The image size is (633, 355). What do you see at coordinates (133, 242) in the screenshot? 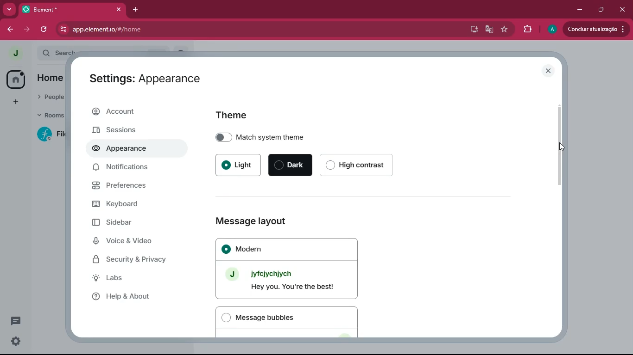
I see `voice` at bounding box center [133, 242].